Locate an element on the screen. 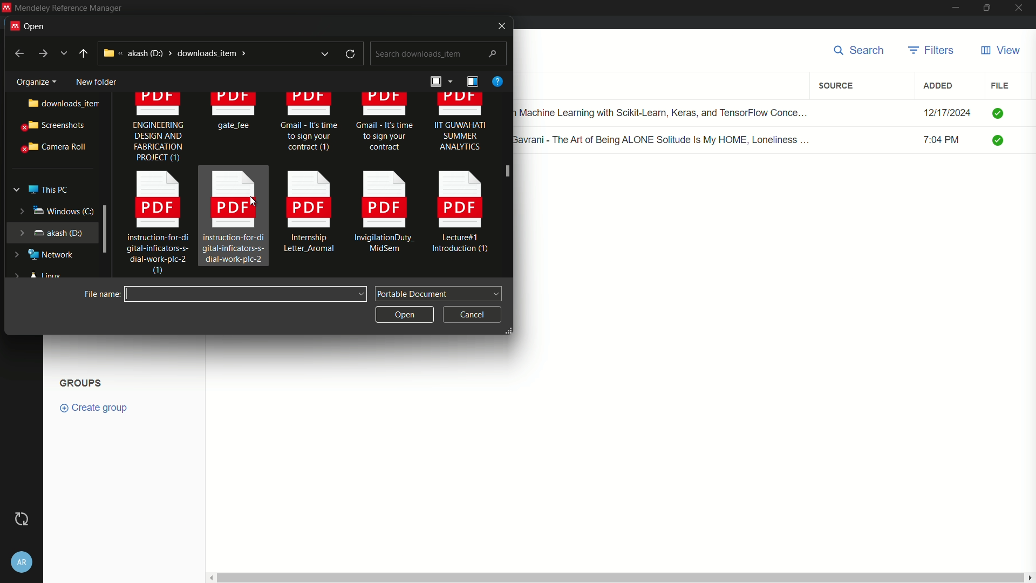  Organize is located at coordinates (32, 80).